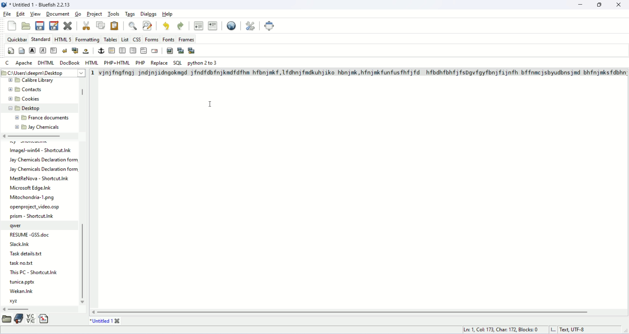  I want to click on anchor, so click(100, 50).